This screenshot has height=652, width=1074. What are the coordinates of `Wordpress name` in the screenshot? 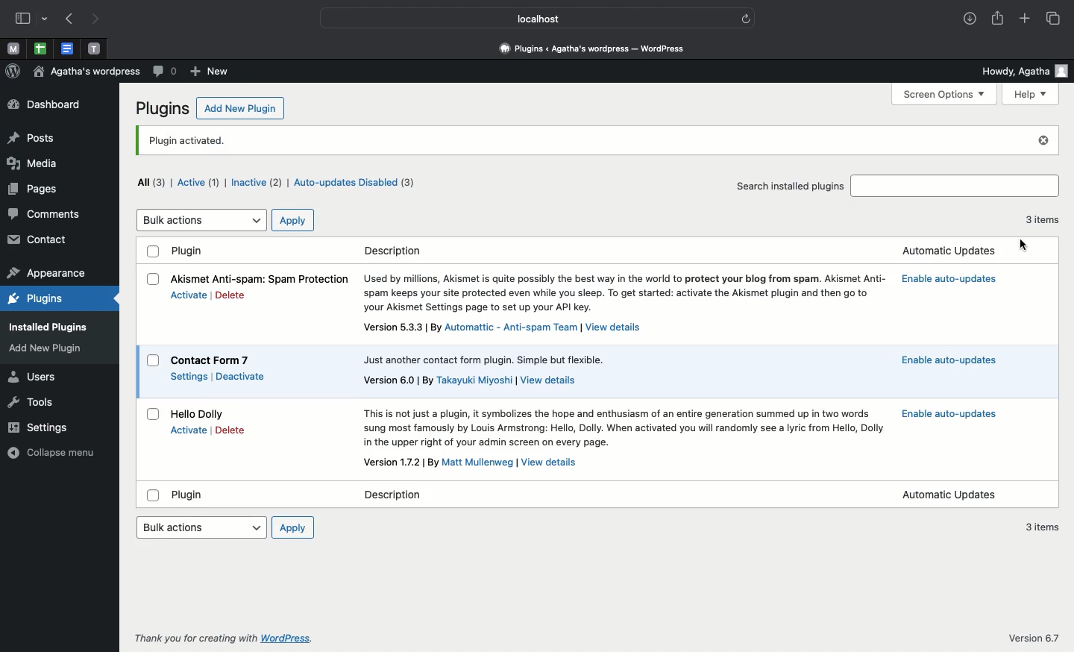 It's located at (88, 74).